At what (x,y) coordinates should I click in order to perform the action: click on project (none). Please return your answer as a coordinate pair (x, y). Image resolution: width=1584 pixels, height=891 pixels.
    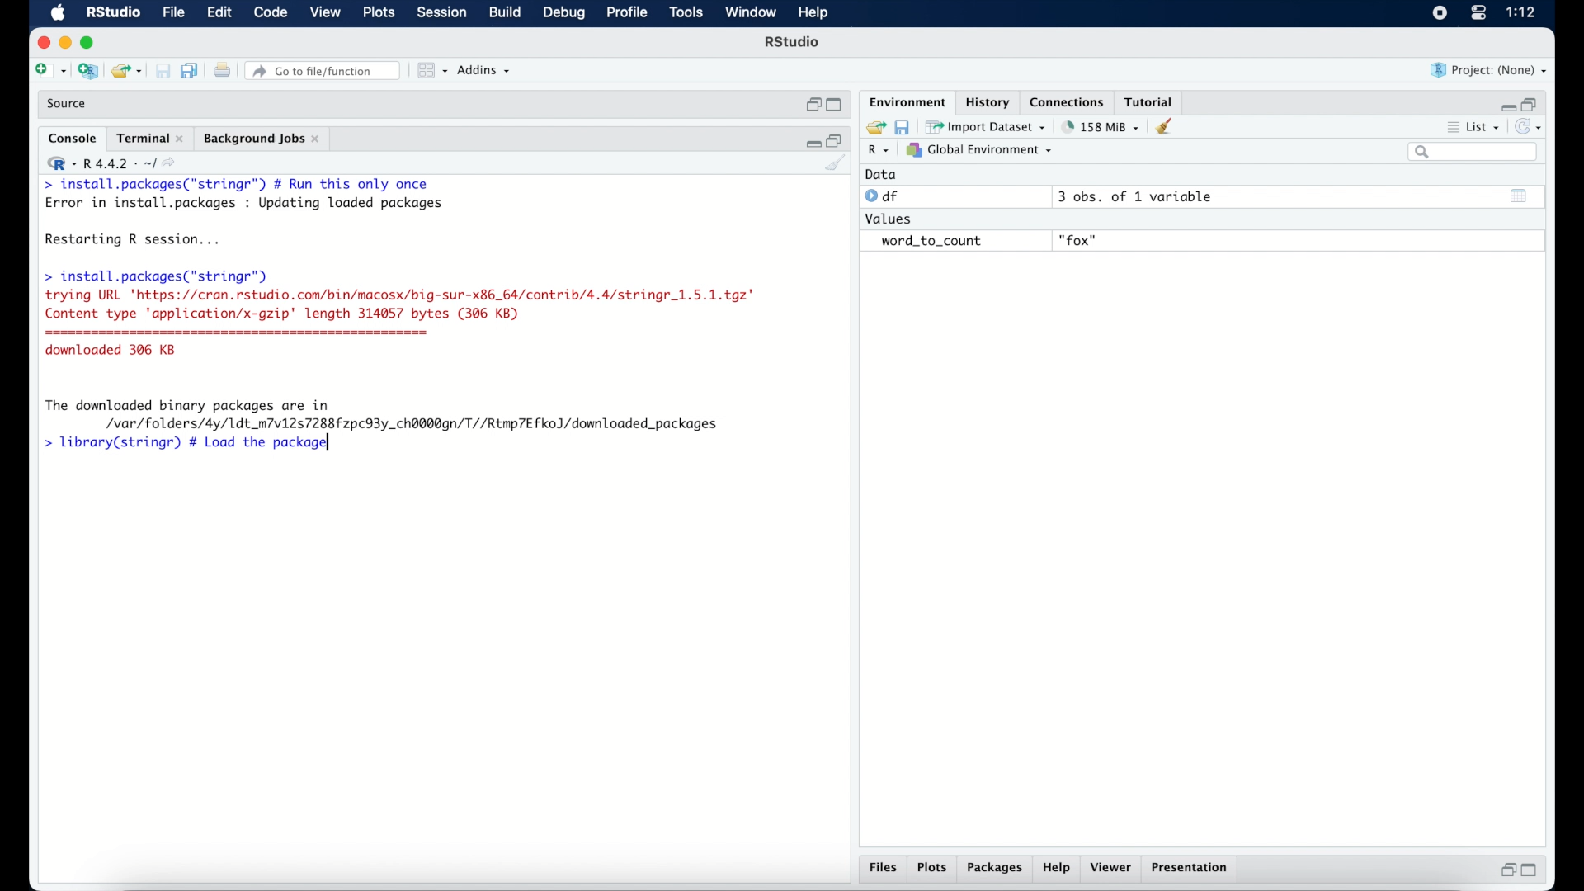
    Looking at the image, I should click on (1489, 70).